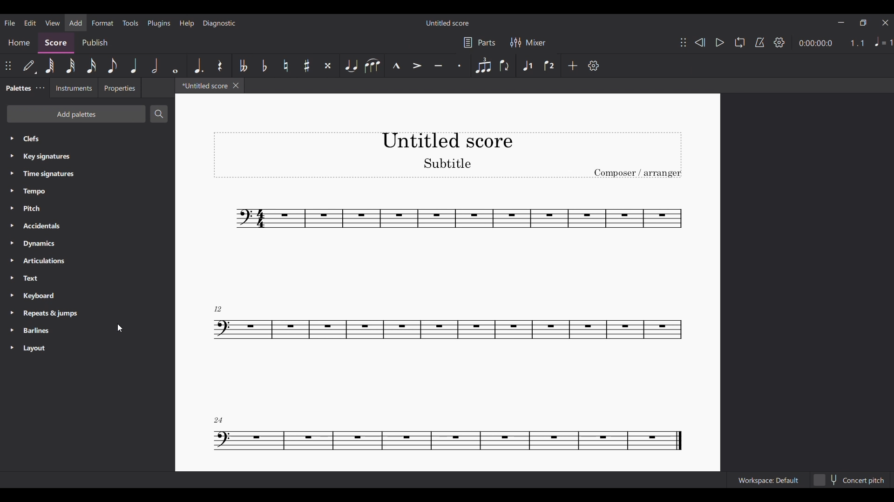 Image resolution: width=894 pixels, height=502 pixels. I want to click on Music note, so click(432, 218).